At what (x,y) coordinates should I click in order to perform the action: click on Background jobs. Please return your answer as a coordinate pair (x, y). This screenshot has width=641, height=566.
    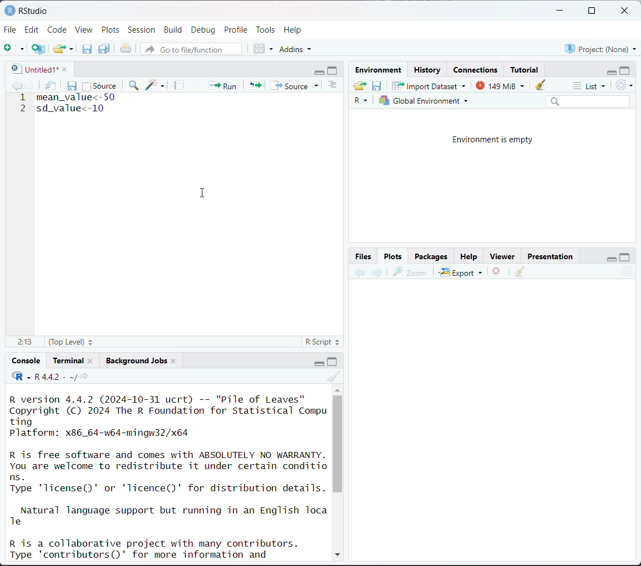
    Looking at the image, I should click on (136, 361).